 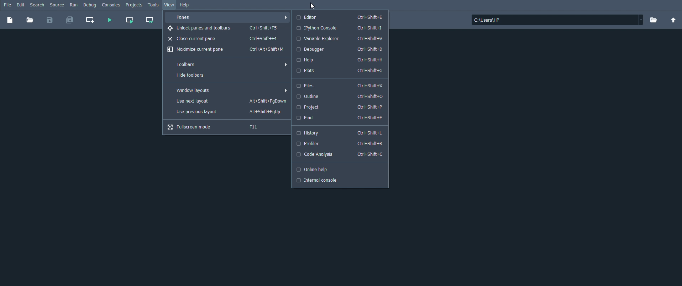 I want to click on Unlock panes and toolbars, so click(x=228, y=28).